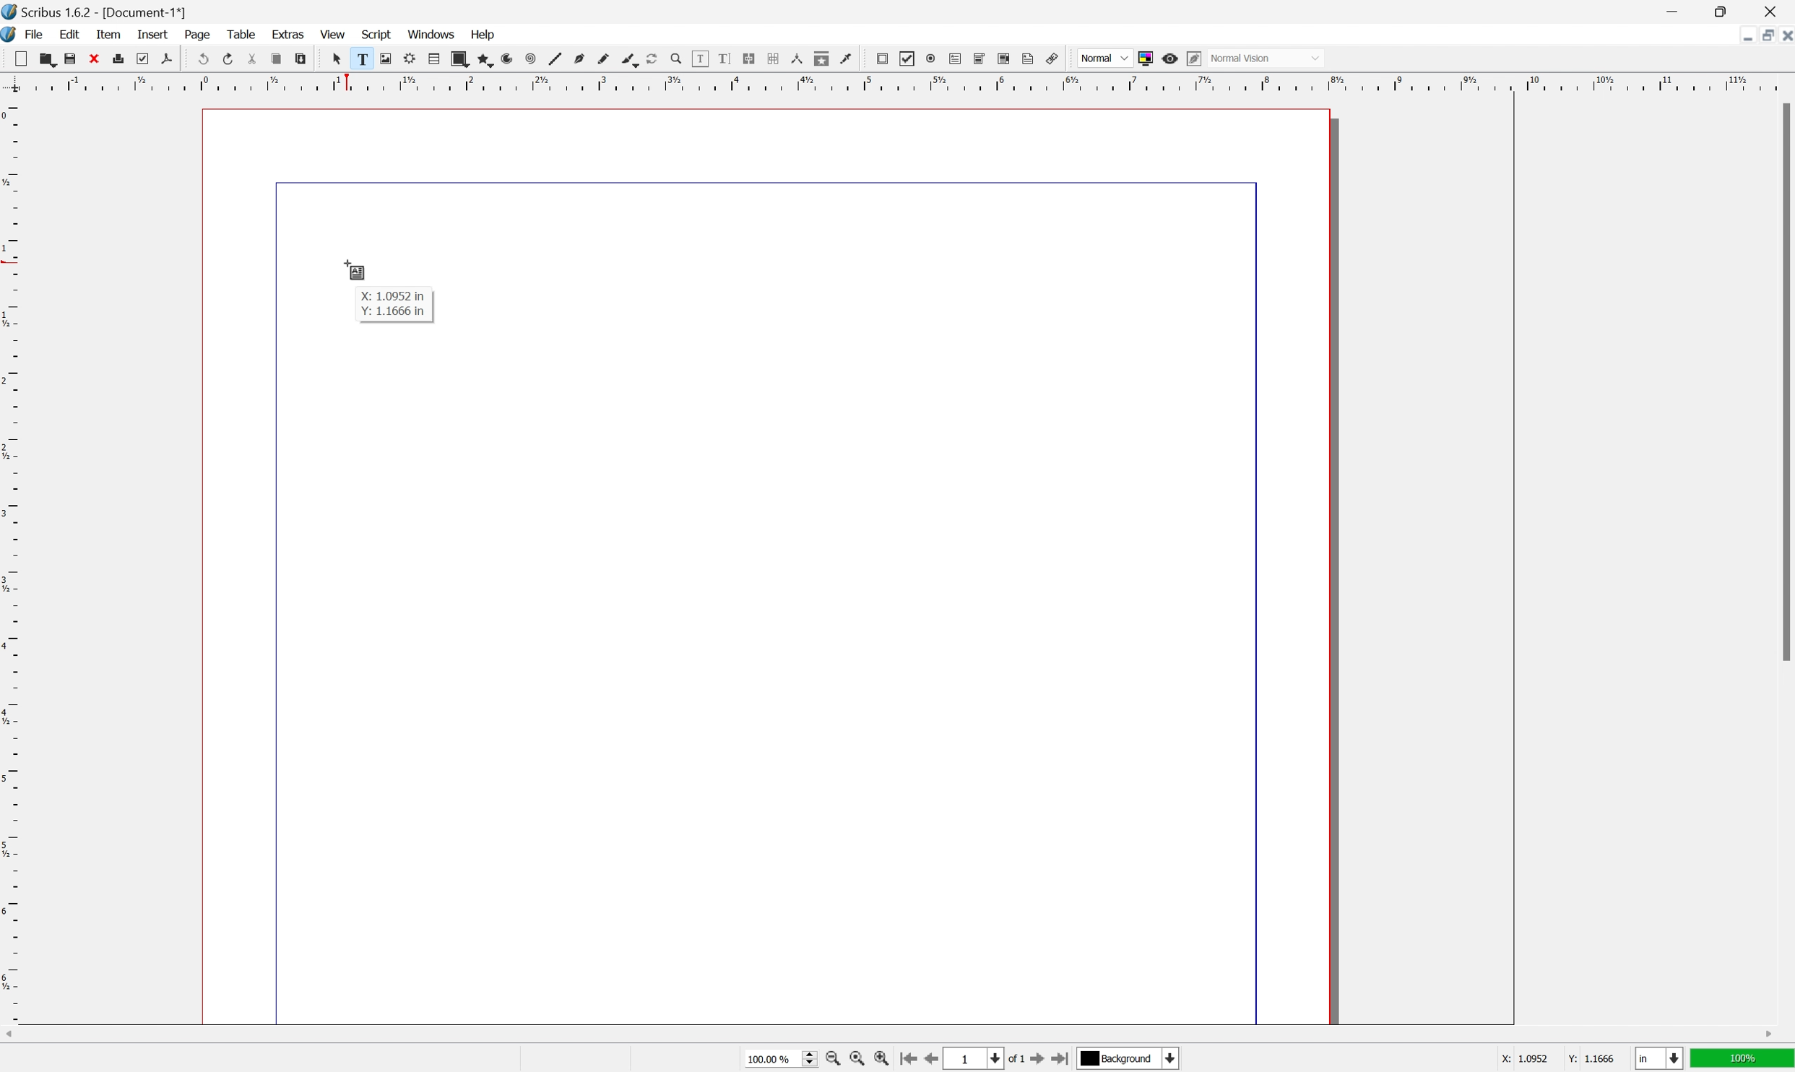  I want to click on go to next, so click(1044, 1061).